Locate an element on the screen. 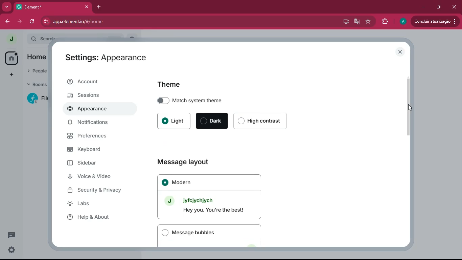 Image resolution: width=462 pixels, height=260 pixels. google translate is located at coordinates (356, 21).